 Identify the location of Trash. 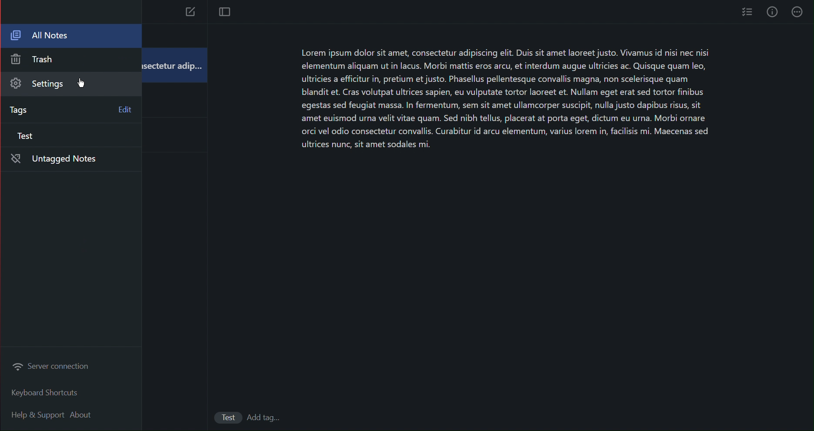
(43, 61).